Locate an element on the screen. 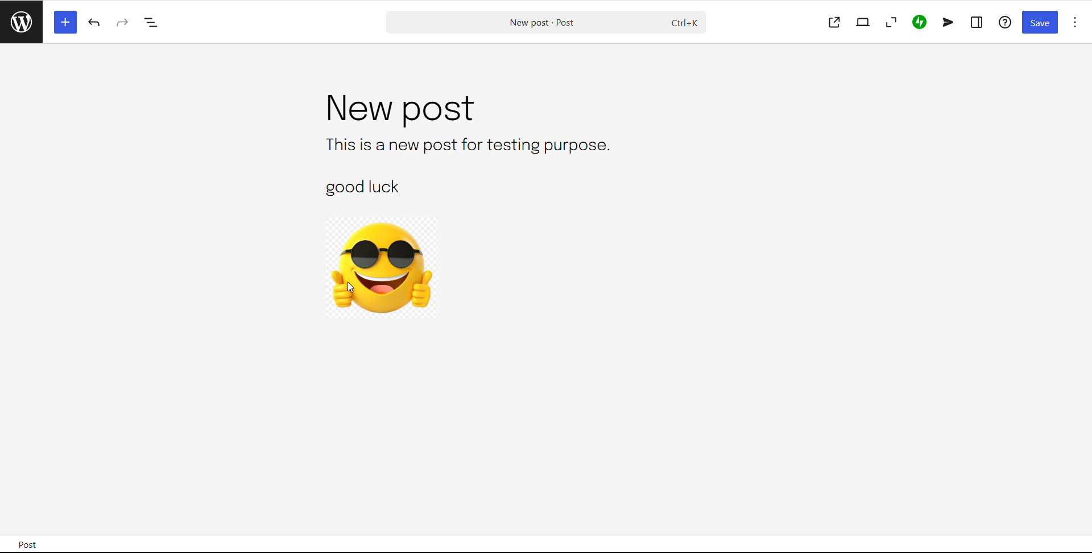 This screenshot has width=1092, height=553. settings is located at coordinates (977, 22).